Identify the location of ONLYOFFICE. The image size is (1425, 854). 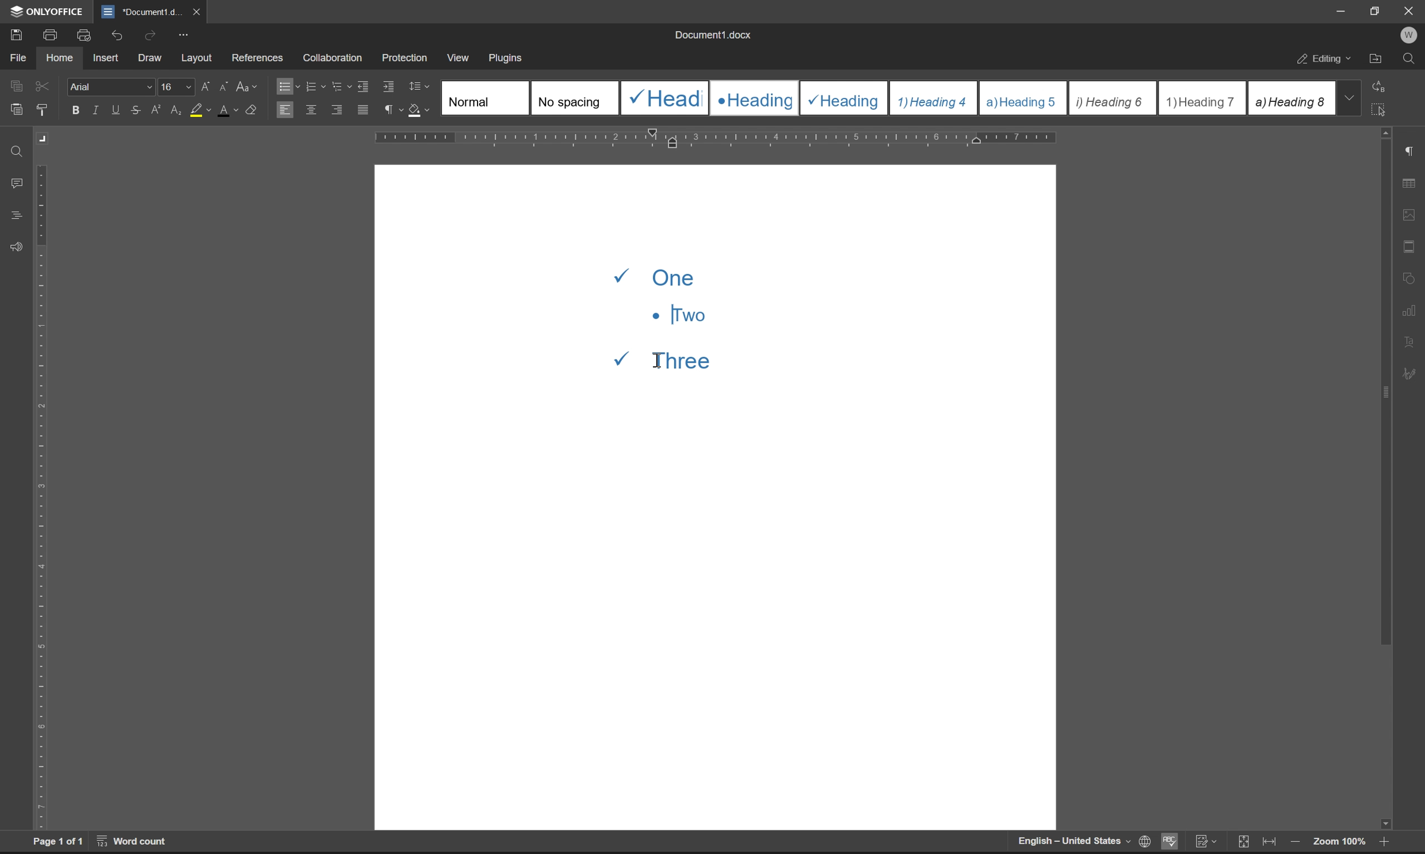
(48, 12).